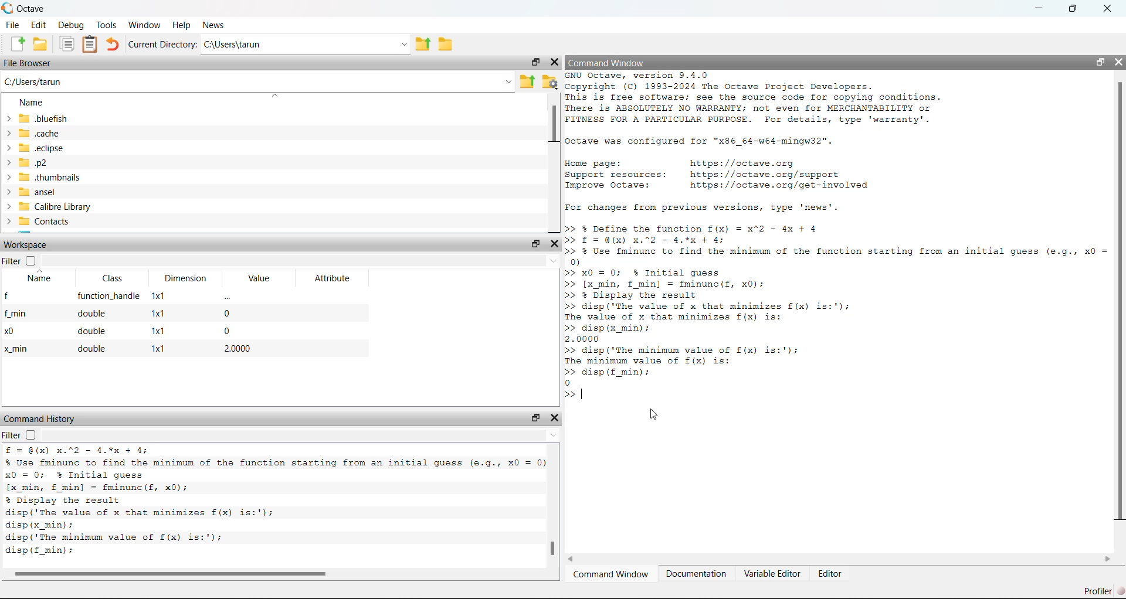  Describe the element at coordinates (38, 26) in the screenshot. I see `Edit` at that location.